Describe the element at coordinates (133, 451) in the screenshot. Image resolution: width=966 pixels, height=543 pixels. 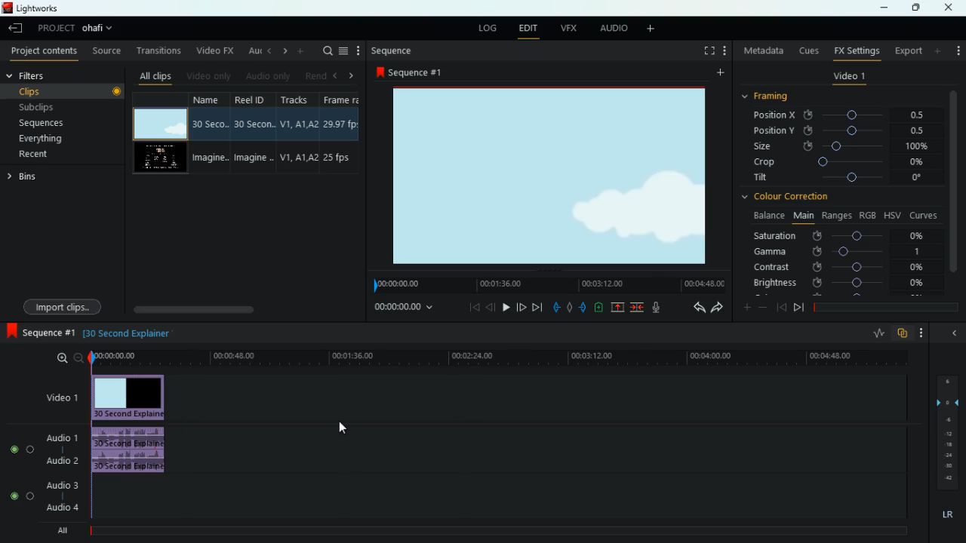
I see `audio` at that location.